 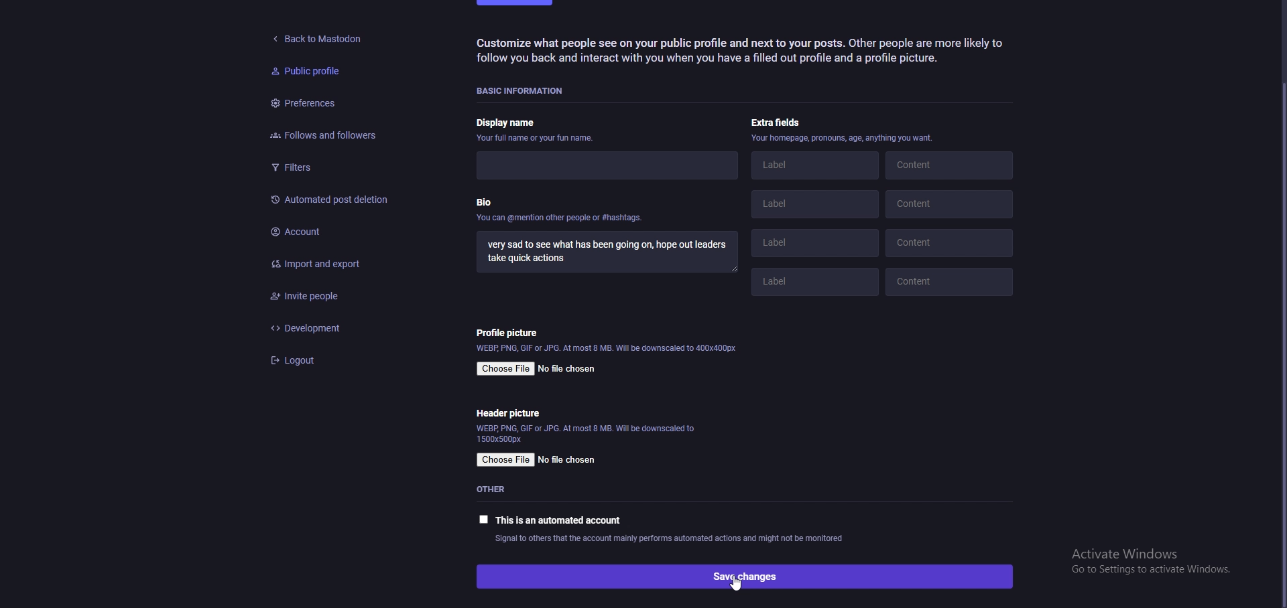 What do you see at coordinates (670, 539) in the screenshot?
I see `info` at bounding box center [670, 539].